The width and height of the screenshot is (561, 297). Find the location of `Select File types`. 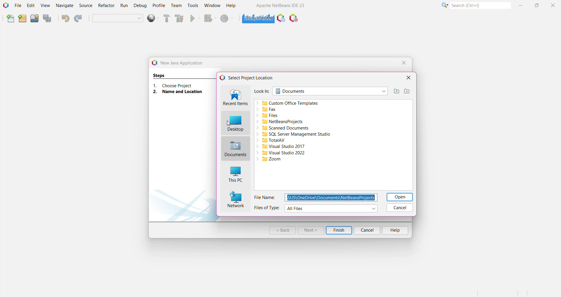

Select File types is located at coordinates (332, 209).